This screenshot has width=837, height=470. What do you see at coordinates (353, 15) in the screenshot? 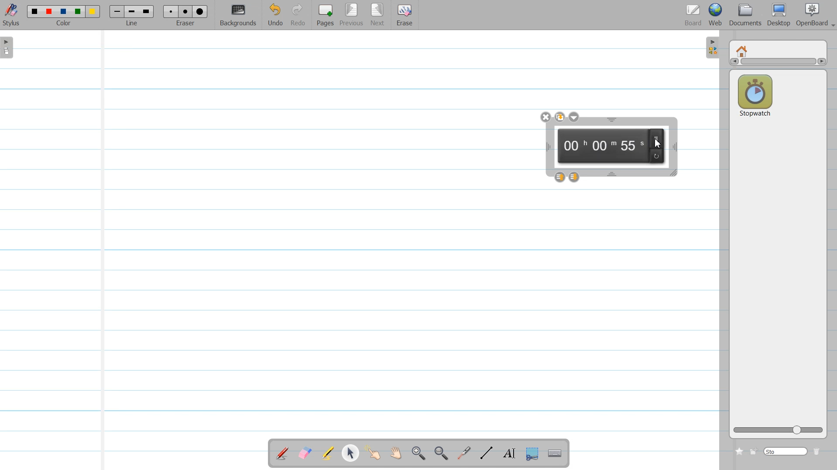
I see `Previous` at bounding box center [353, 15].